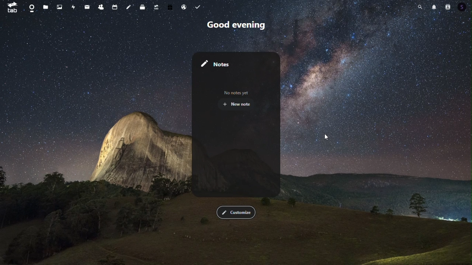 The image size is (472, 265). What do you see at coordinates (185, 7) in the screenshot?
I see `email hosting` at bounding box center [185, 7].